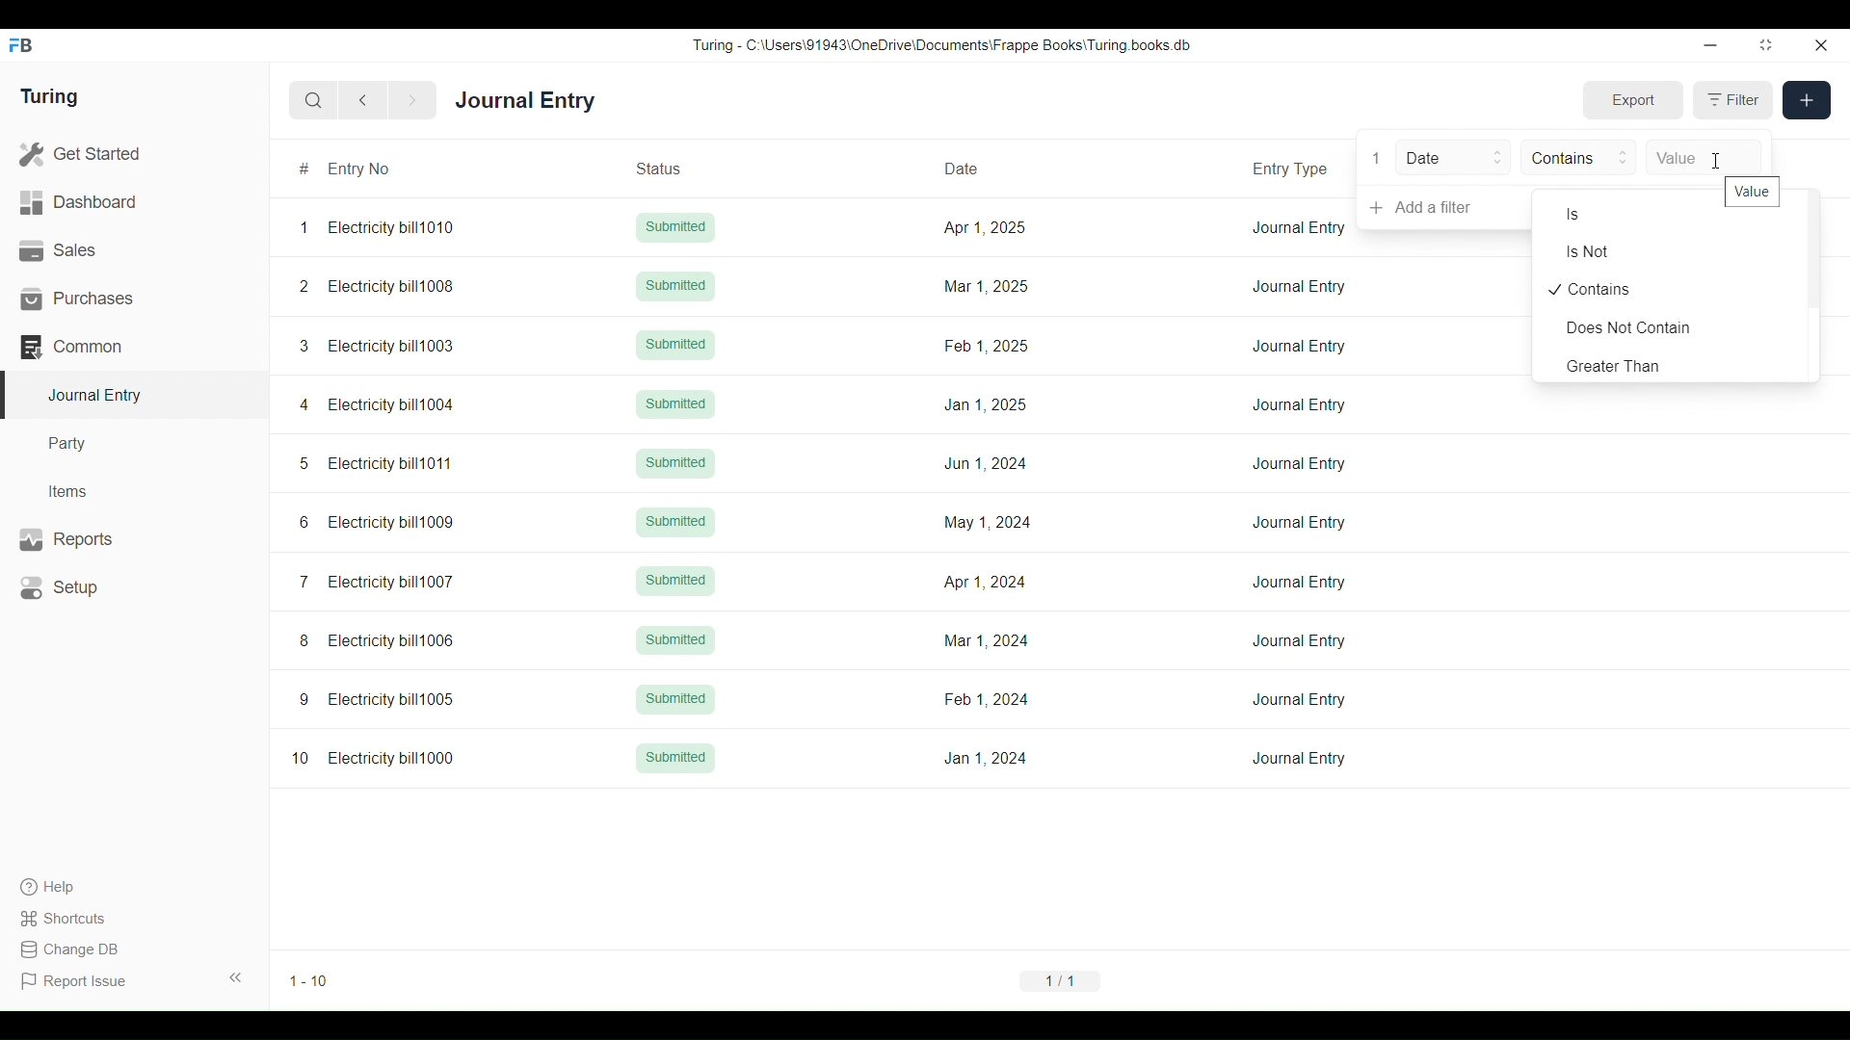 This screenshot has width=1850, height=1040. I want to click on Submitted, so click(674, 638).